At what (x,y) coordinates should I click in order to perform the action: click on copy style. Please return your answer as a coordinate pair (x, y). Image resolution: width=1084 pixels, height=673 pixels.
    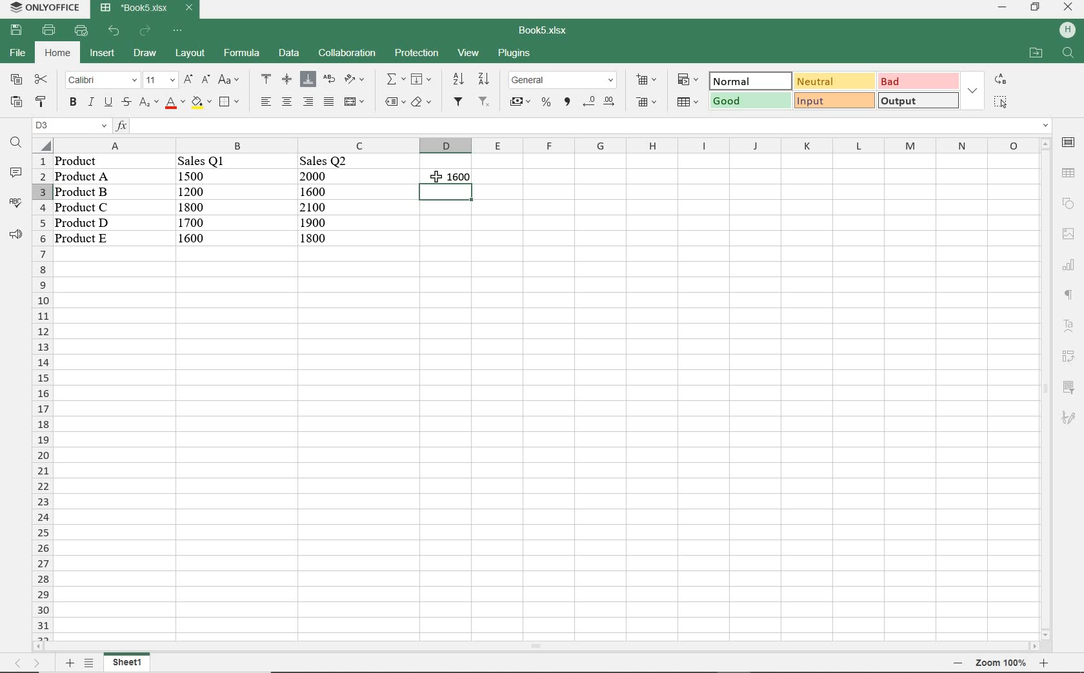
    Looking at the image, I should click on (39, 102).